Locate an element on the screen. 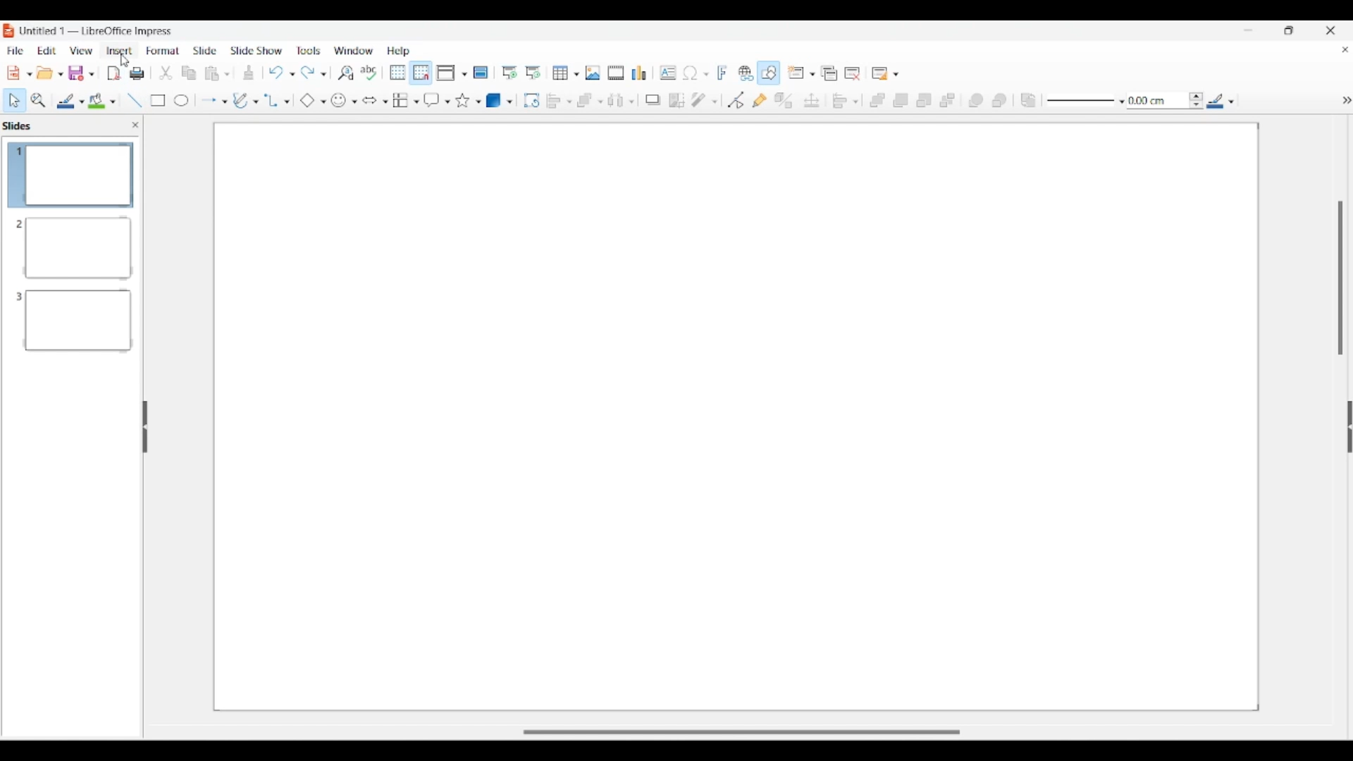 This screenshot has width=1353, height=761. Cut is located at coordinates (166, 73).